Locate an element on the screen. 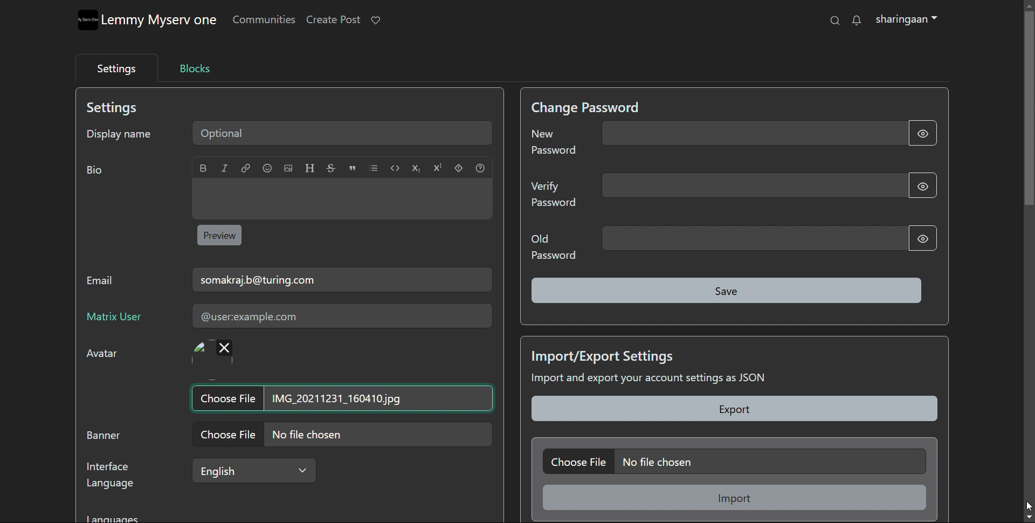  italic is located at coordinates (224, 168).